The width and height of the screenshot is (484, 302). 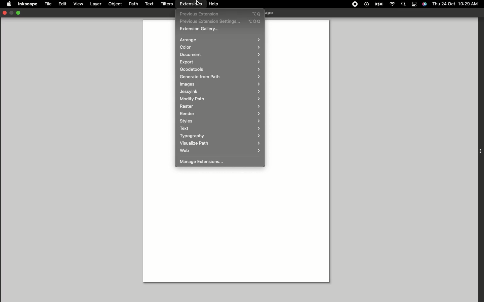 I want to click on Arrange, so click(x=220, y=39).